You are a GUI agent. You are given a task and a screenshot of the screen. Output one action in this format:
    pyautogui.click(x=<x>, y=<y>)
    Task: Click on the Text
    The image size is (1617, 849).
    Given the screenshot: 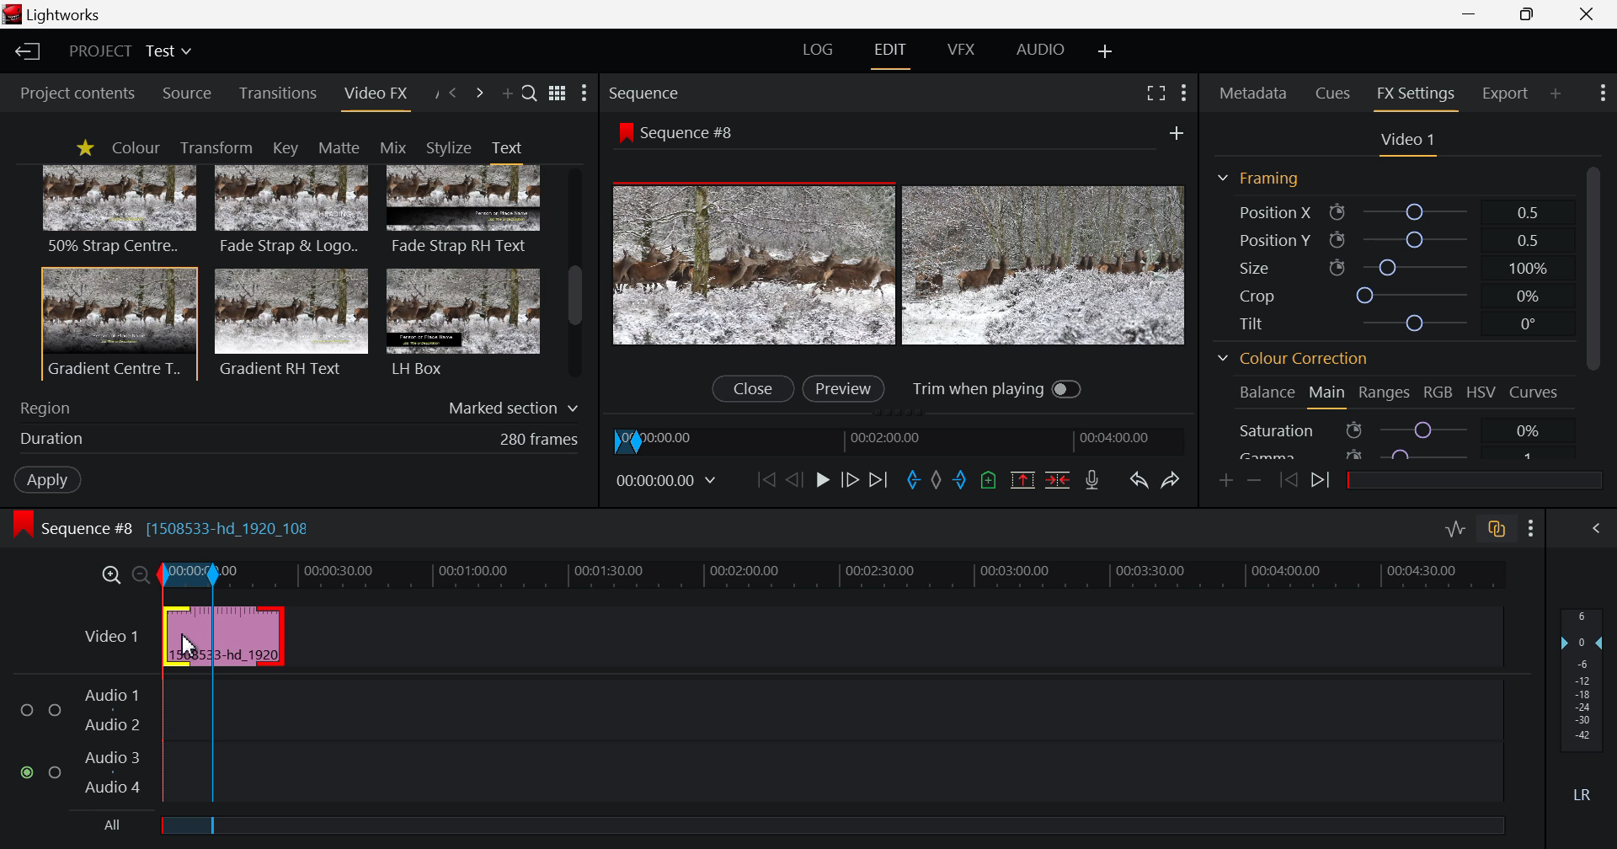 What is the action you would take?
    pyautogui.click(x=506, y=147)
    